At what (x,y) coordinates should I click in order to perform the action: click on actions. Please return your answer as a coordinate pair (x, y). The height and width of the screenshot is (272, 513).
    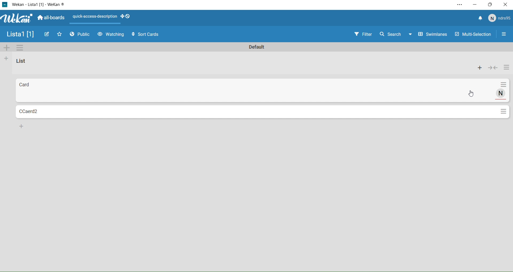
    Looking at the image, I should click on (504, 85).